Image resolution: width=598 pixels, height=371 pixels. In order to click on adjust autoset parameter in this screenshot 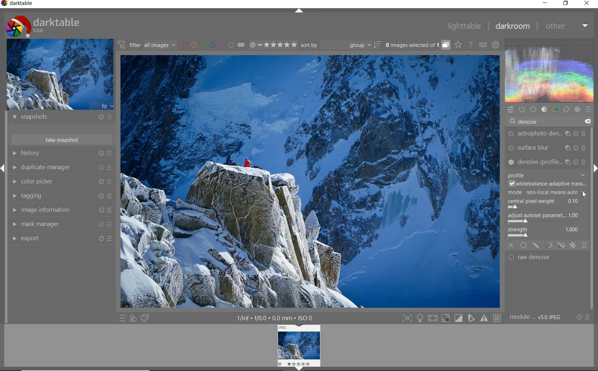, I will do `click(546, 219)`.